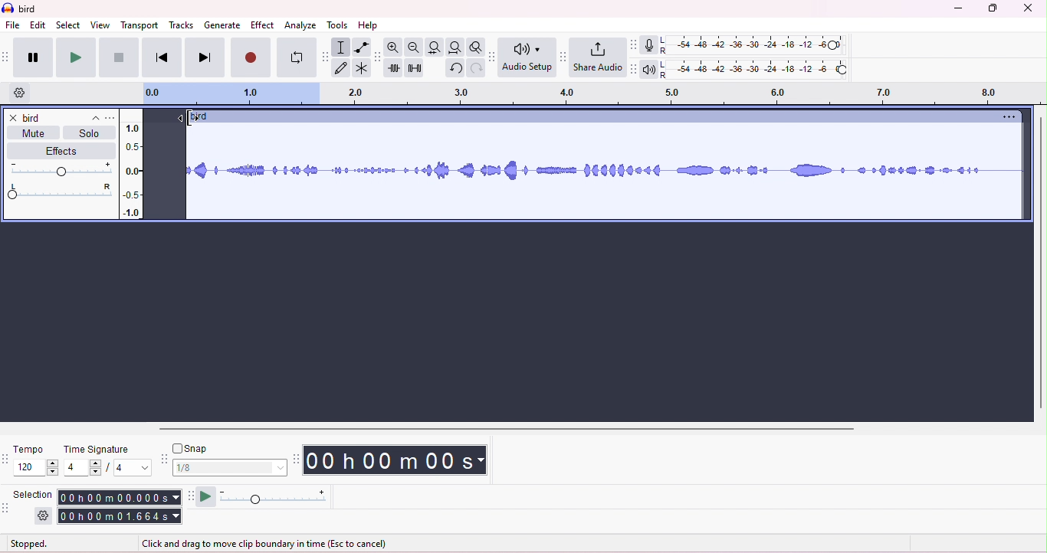 The width and height of the screenshot is (1047, 553). Describe the element at coordinates (118, 57) in the screenshot. I see `stop` at that location.